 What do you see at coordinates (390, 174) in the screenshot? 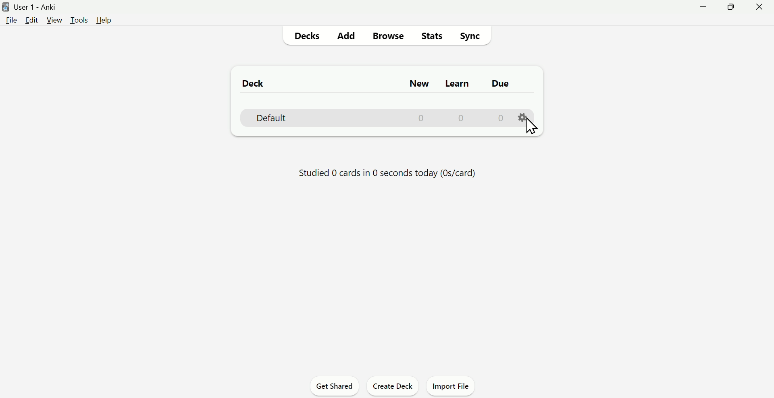
I see `Studied 0 cards in 0 seconds today (Os/card)` at bounding box center [390, 174].